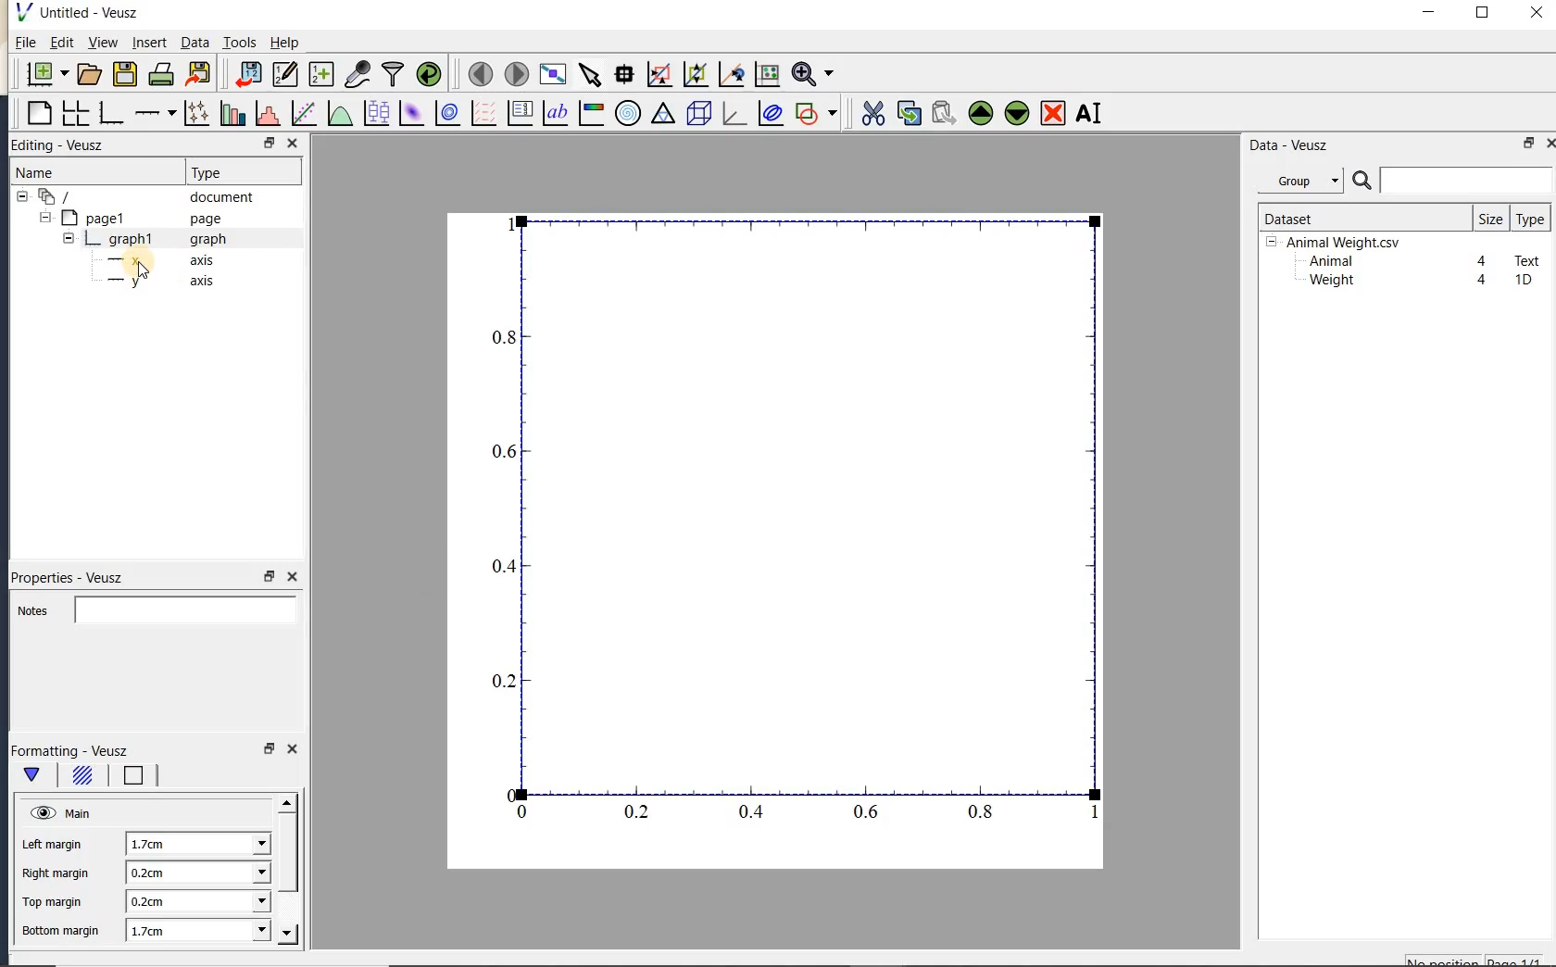  What do you see at coordinates (1329, 262) in the screenshot?
I see `Animal` at bounding box center [1329, 262].